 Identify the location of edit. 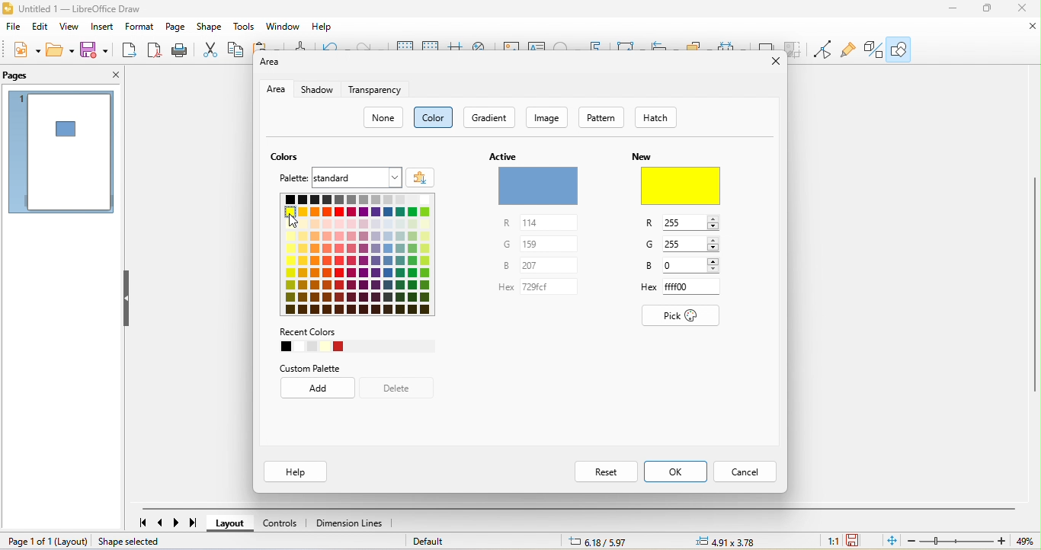
(41, 27).